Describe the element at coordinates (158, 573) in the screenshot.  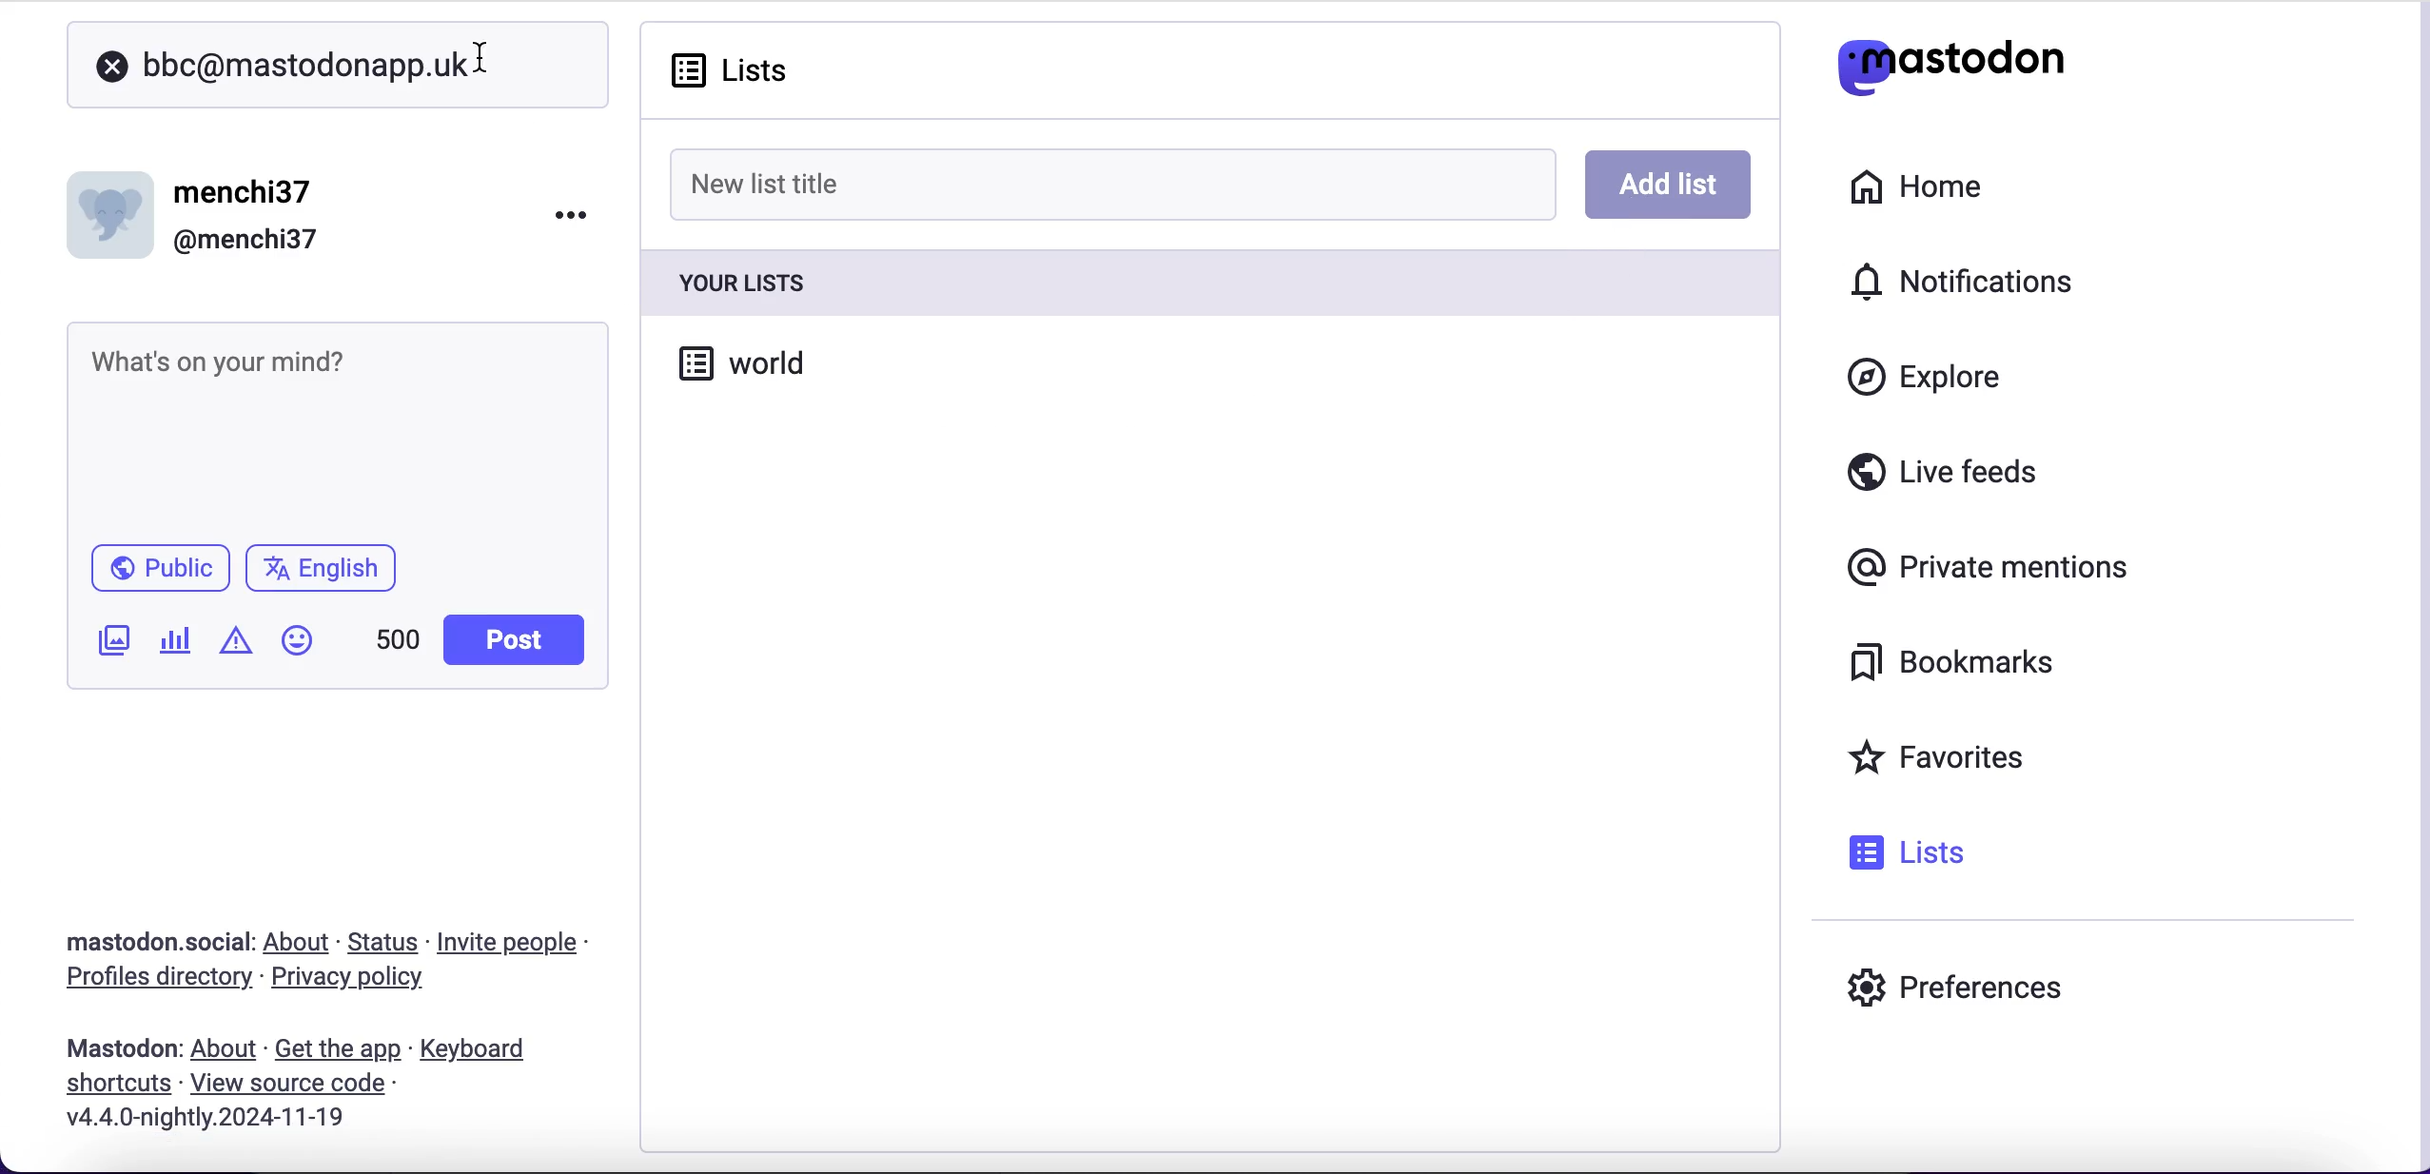
I see `public` at that location.